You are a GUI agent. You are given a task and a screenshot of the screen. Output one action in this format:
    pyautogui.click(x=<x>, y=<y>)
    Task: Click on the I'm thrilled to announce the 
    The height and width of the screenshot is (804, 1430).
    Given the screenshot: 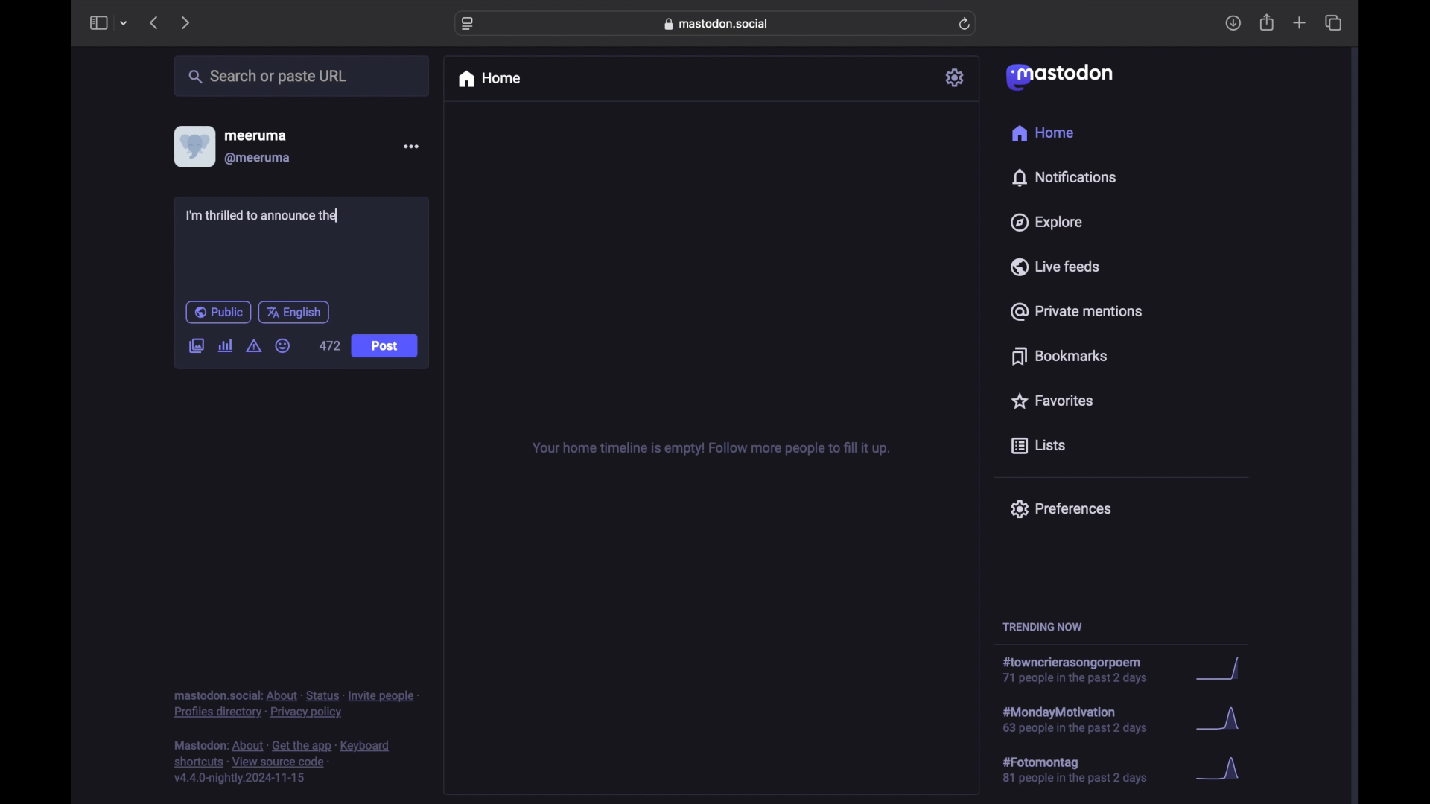 What is the action you would take?
    pyautogui.click(x=267, y=217)
    